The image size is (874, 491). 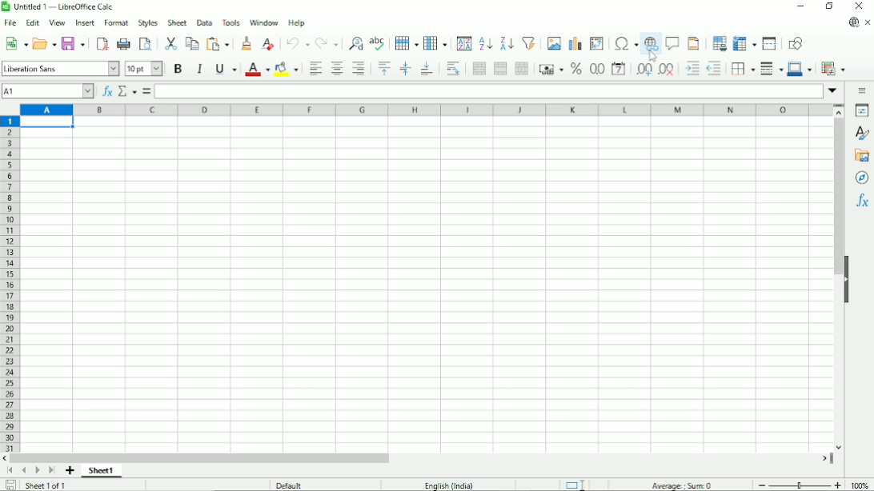 What do you see at coordinates (37, 472) in the screenshot?
I see `Scroll to next sheet` at bounding box center [37, 472].